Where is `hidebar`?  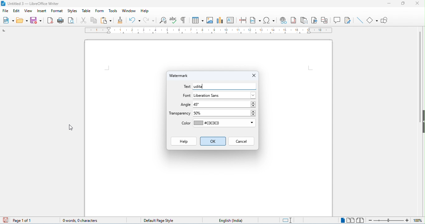
hidebar is located at coordinates (423, 121).